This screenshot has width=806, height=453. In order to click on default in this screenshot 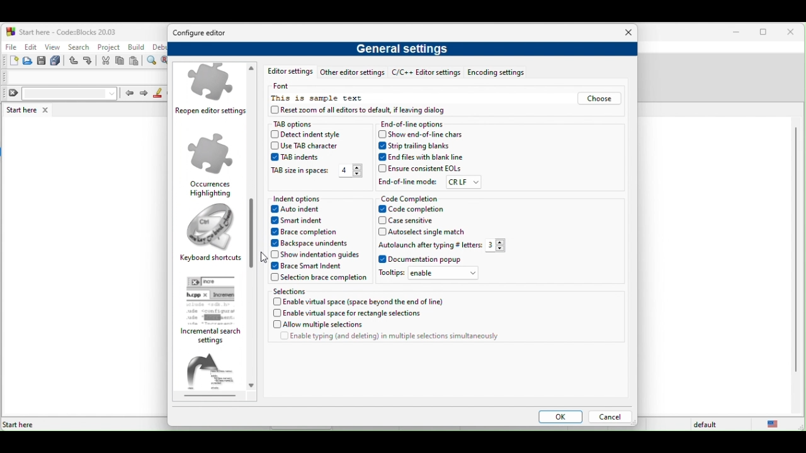, I will do `click(707, 425)`.